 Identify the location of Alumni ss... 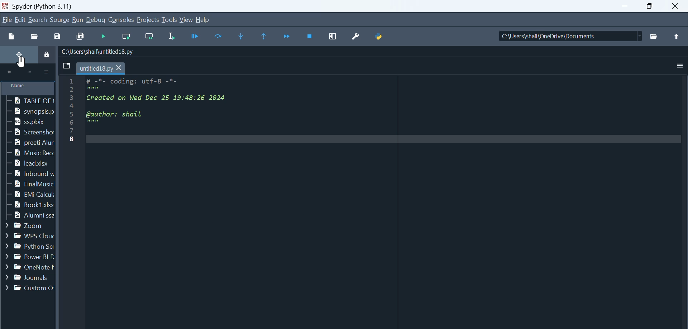
(27, 216).